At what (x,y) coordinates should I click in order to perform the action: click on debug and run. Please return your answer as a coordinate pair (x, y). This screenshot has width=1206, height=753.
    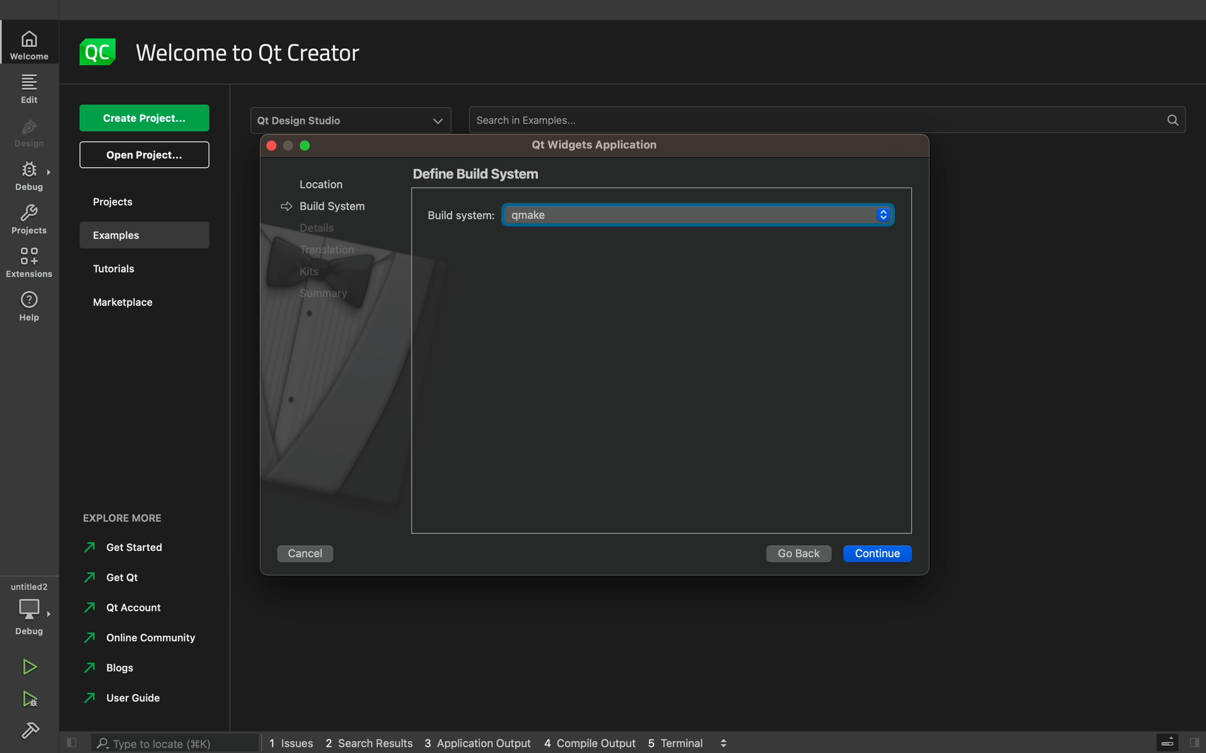
    Looking at the image, I should click on (30, 699).